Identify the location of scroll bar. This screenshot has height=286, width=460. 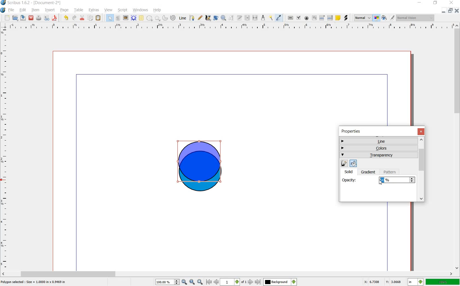
(227, 273).